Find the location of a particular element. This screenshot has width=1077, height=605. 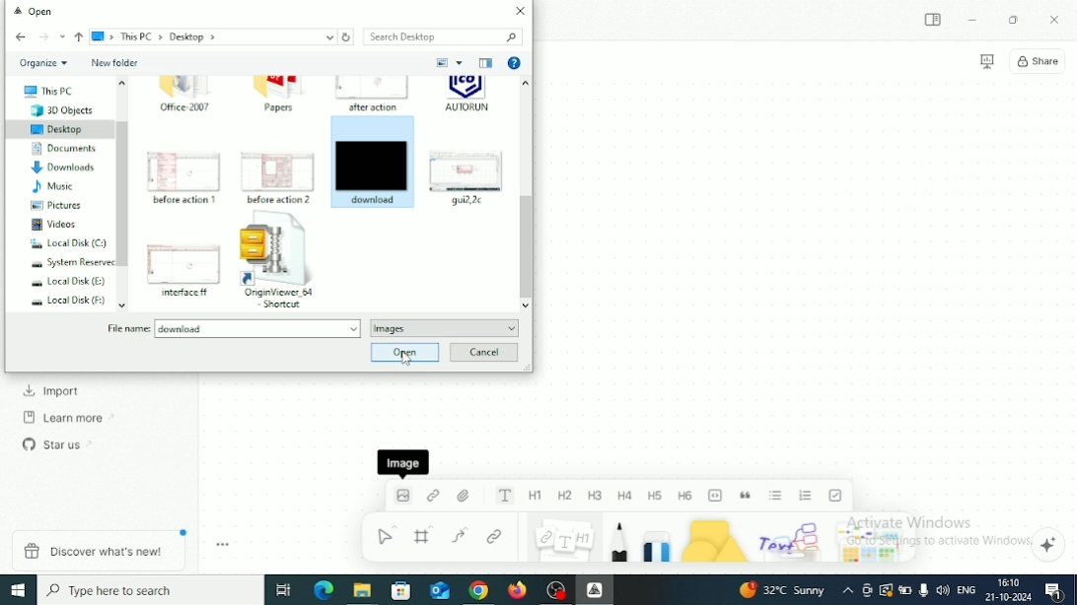

Task View is located at coordinates (283, 590).